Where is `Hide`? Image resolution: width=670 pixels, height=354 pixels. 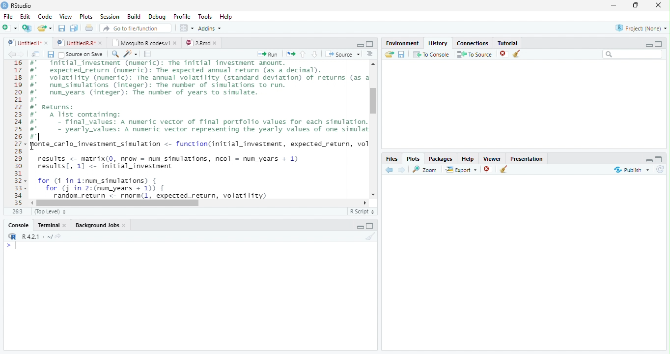
Hide is located at coordinates (649, 44).